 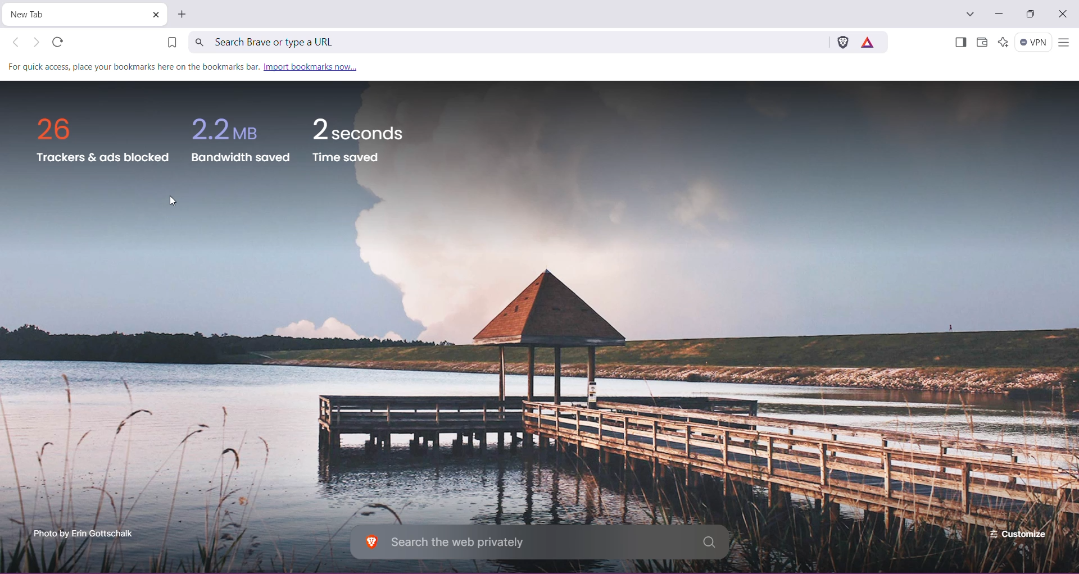 What do you see at coordinates (16, 43) in the screenshot?
I see `Click to go back, hold to see history` at bounding box center [16, 43].